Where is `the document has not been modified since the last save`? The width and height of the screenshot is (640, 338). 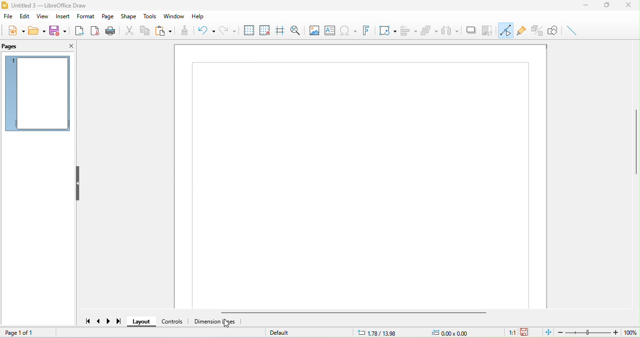 the document has not been modified since the last save is located at coordinates (528, 332).